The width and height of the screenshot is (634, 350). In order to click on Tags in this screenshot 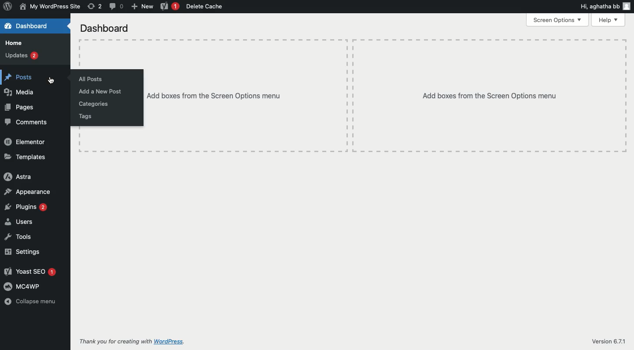, I will do `click(85, 116)`.